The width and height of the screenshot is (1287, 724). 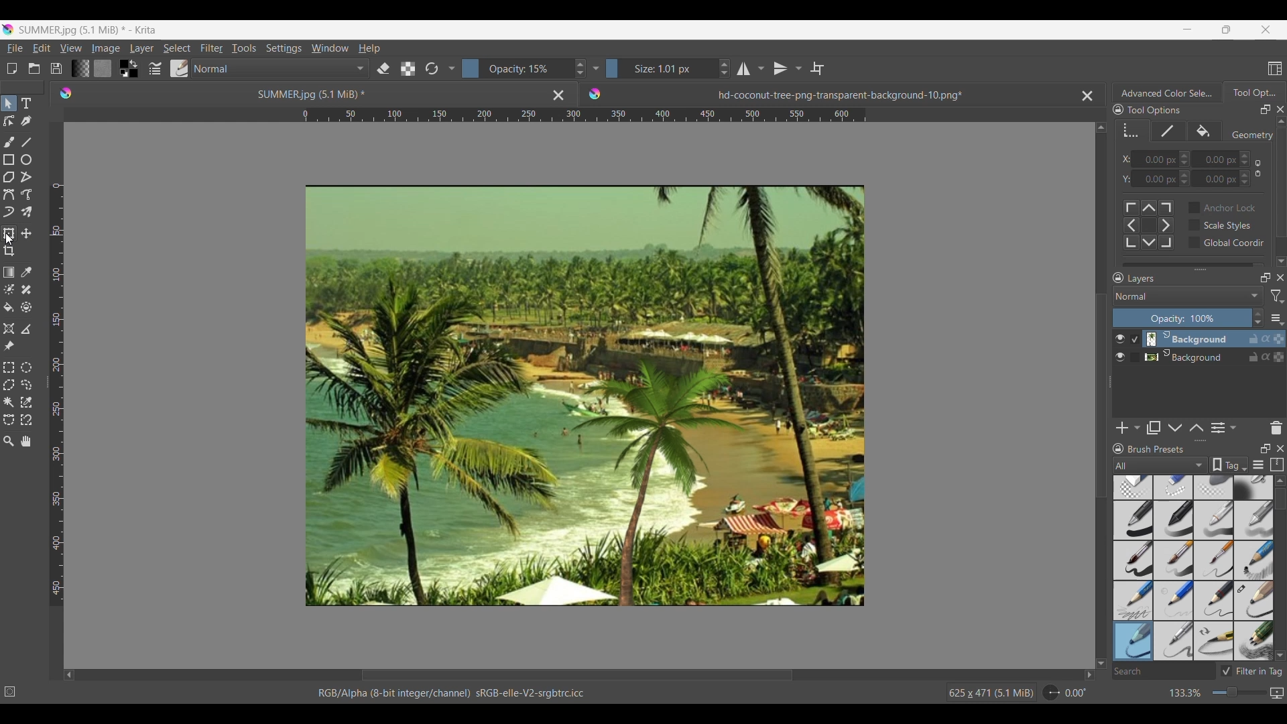 What do you see at coordinates (1132, 131) in the screenshot?
I see `Geometry` at bounding box center [1132, 131].